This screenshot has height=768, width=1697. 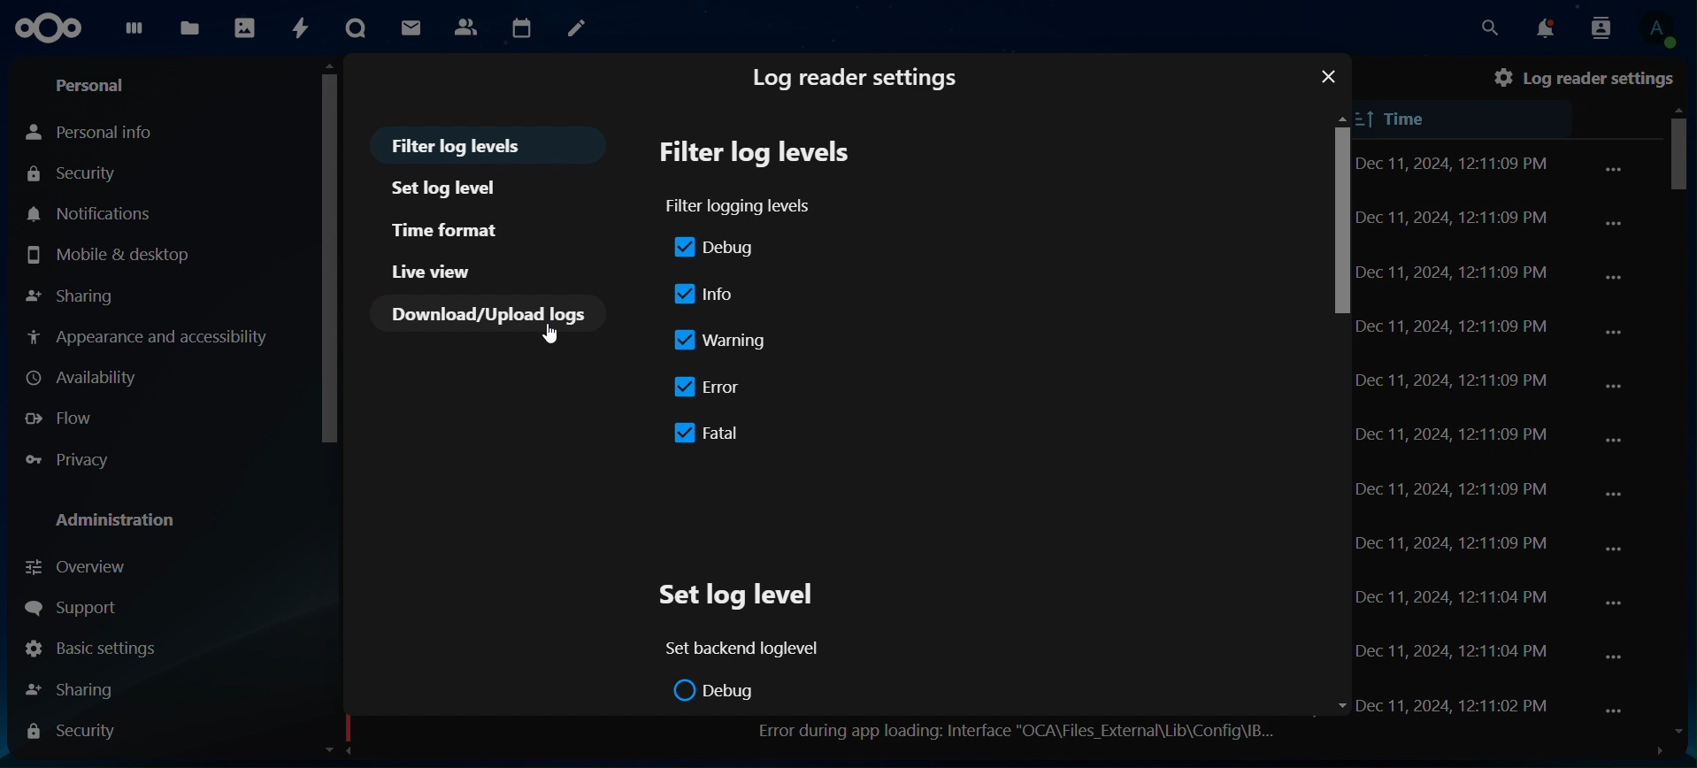 I want to click on support, so click(x=70, y=607).